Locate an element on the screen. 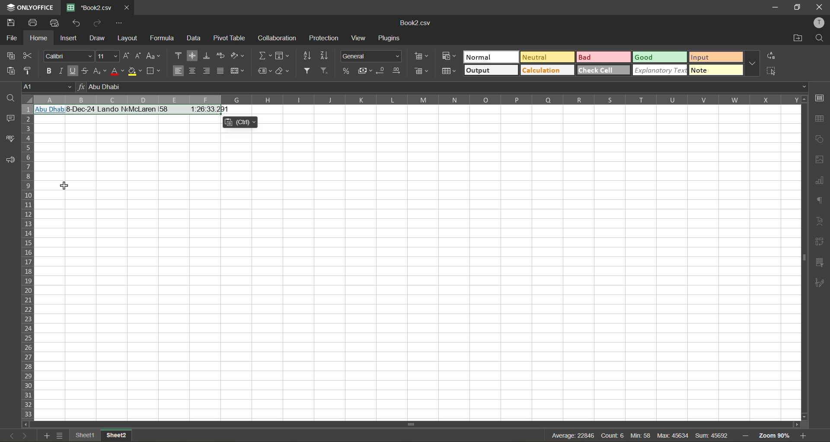  pivot table is located at coordinates (820, 244).